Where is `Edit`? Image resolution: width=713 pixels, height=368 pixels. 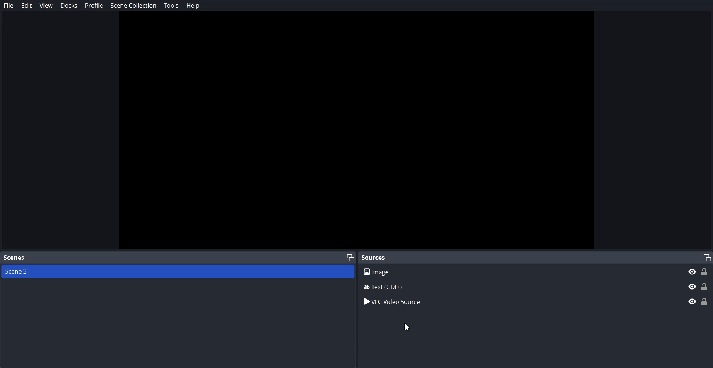
Edit is located at coordinates (27, 6).